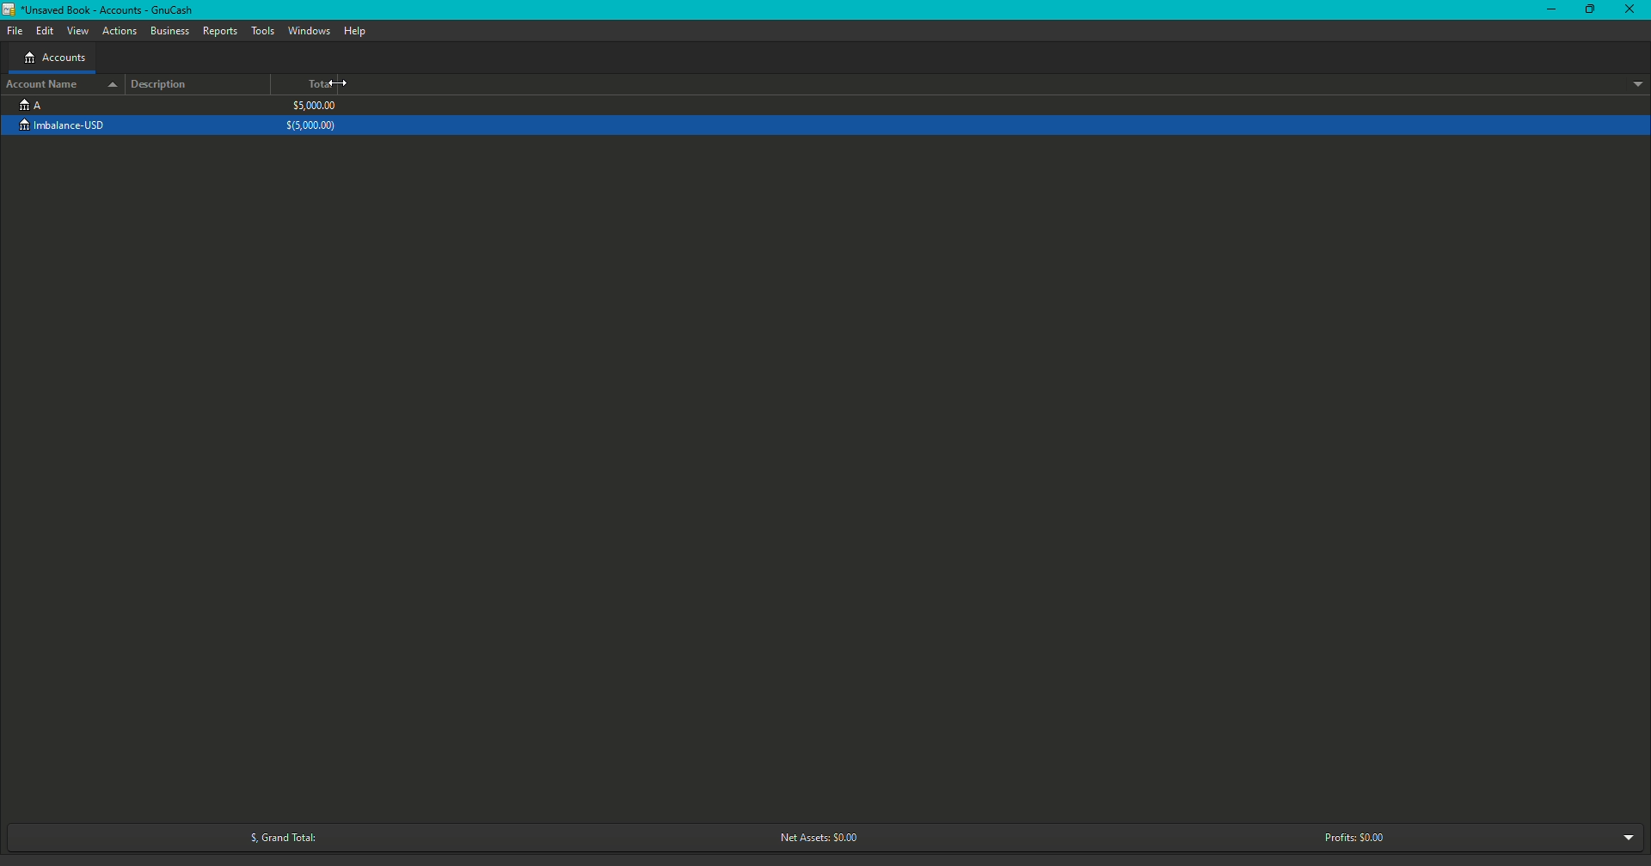 Image resolution: width=1651 pixels, height=866 pixels. What do you see at coordinates (164, 84) in the screenshot?
I see `Description` at bounding box center [164, 84].